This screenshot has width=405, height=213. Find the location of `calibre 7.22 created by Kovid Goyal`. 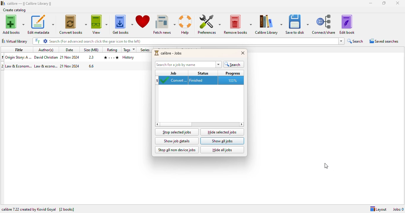

calibre 7.22 created by Kovid Goyal is located at coordinates (28, 209).